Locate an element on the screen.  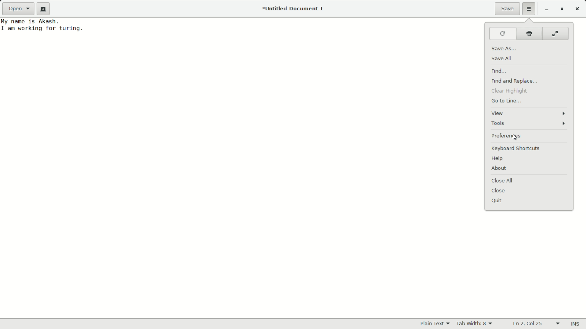
save is located at coordinates (508, 9).